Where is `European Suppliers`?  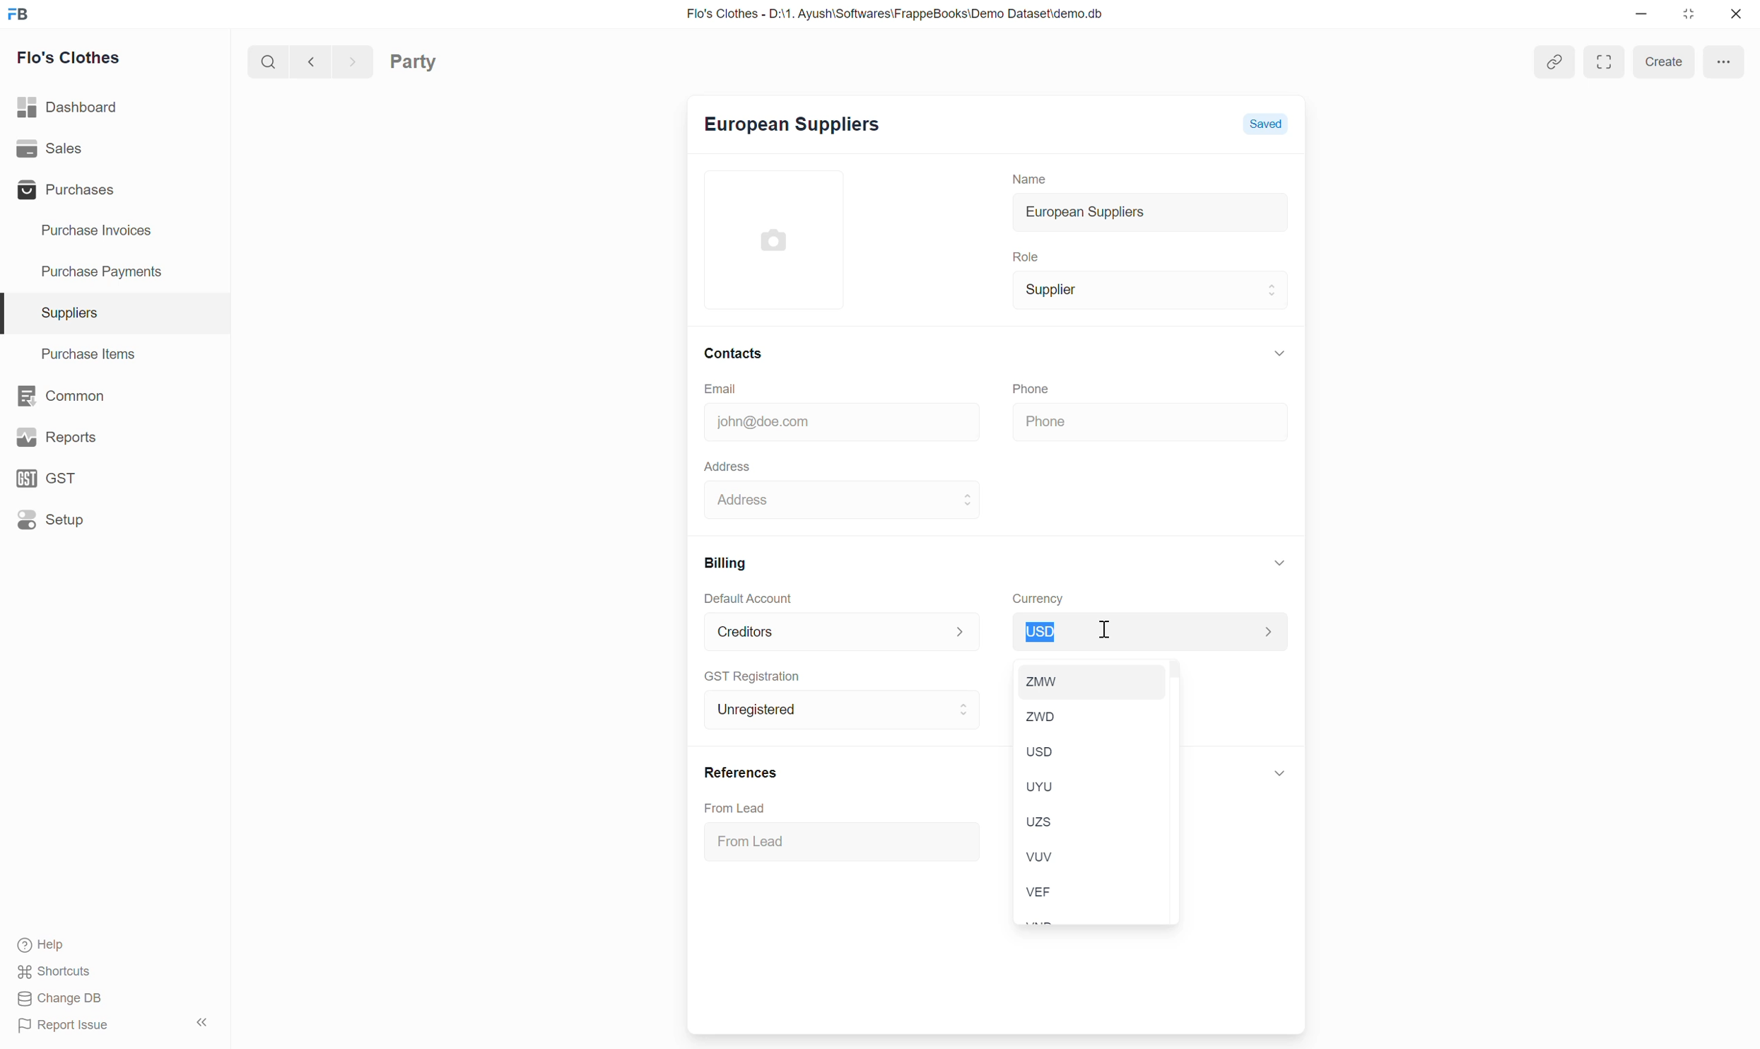 European Suppliers is located at coordinates (1074, 211).